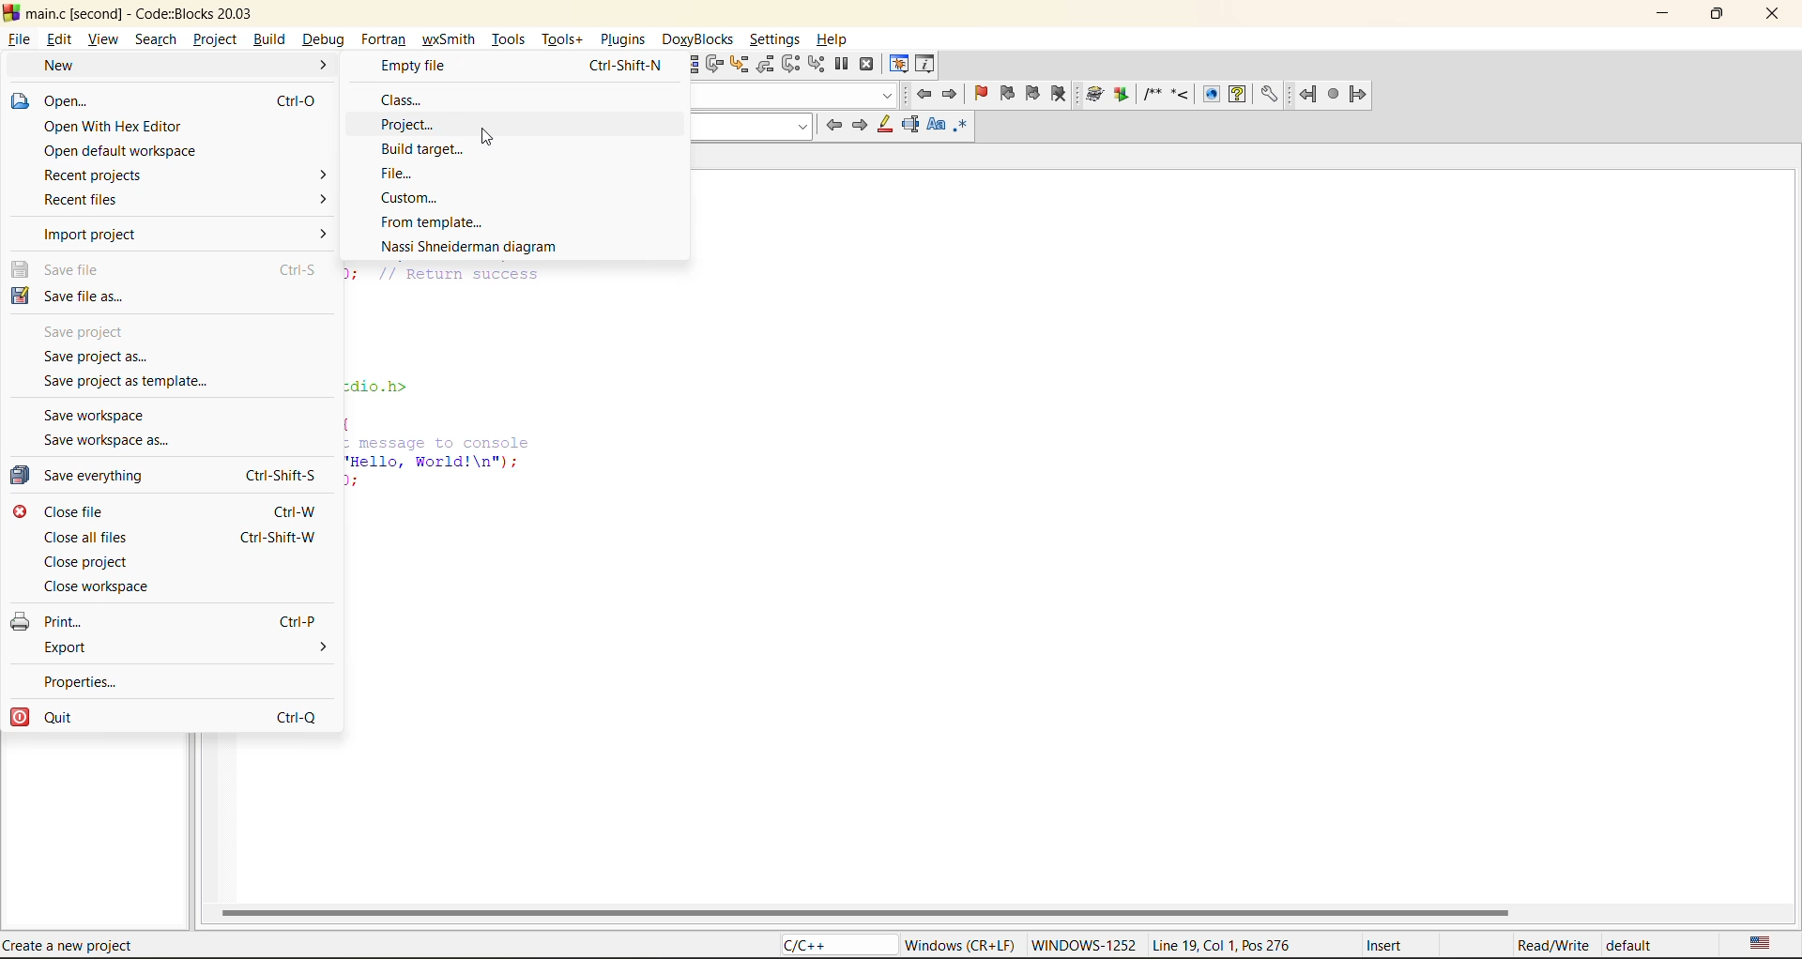 This screenshot has height=959, width=1802. What do you see at coordinates (80, 297) in the screenshot?
I see `save file as` at bounding box center [80, 297].